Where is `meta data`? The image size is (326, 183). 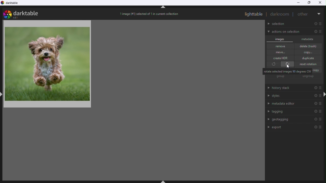 meta data is located at coordinates (309, 39).